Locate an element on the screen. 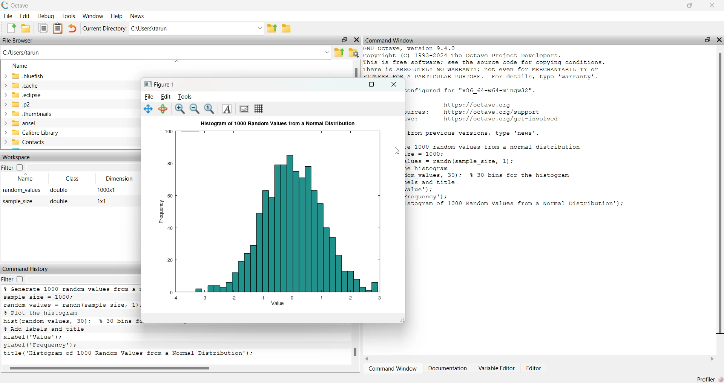 The image size is (724, 383). close is located at coordinates (712, 6).